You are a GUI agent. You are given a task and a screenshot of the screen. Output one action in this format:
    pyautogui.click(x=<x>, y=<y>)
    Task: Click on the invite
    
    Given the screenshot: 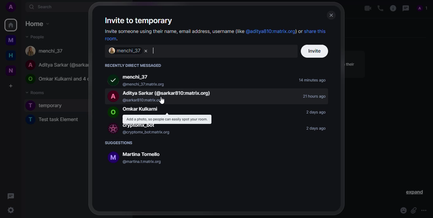 What is the action you would take?
    pyautogui.click(x=314, y=51)
    